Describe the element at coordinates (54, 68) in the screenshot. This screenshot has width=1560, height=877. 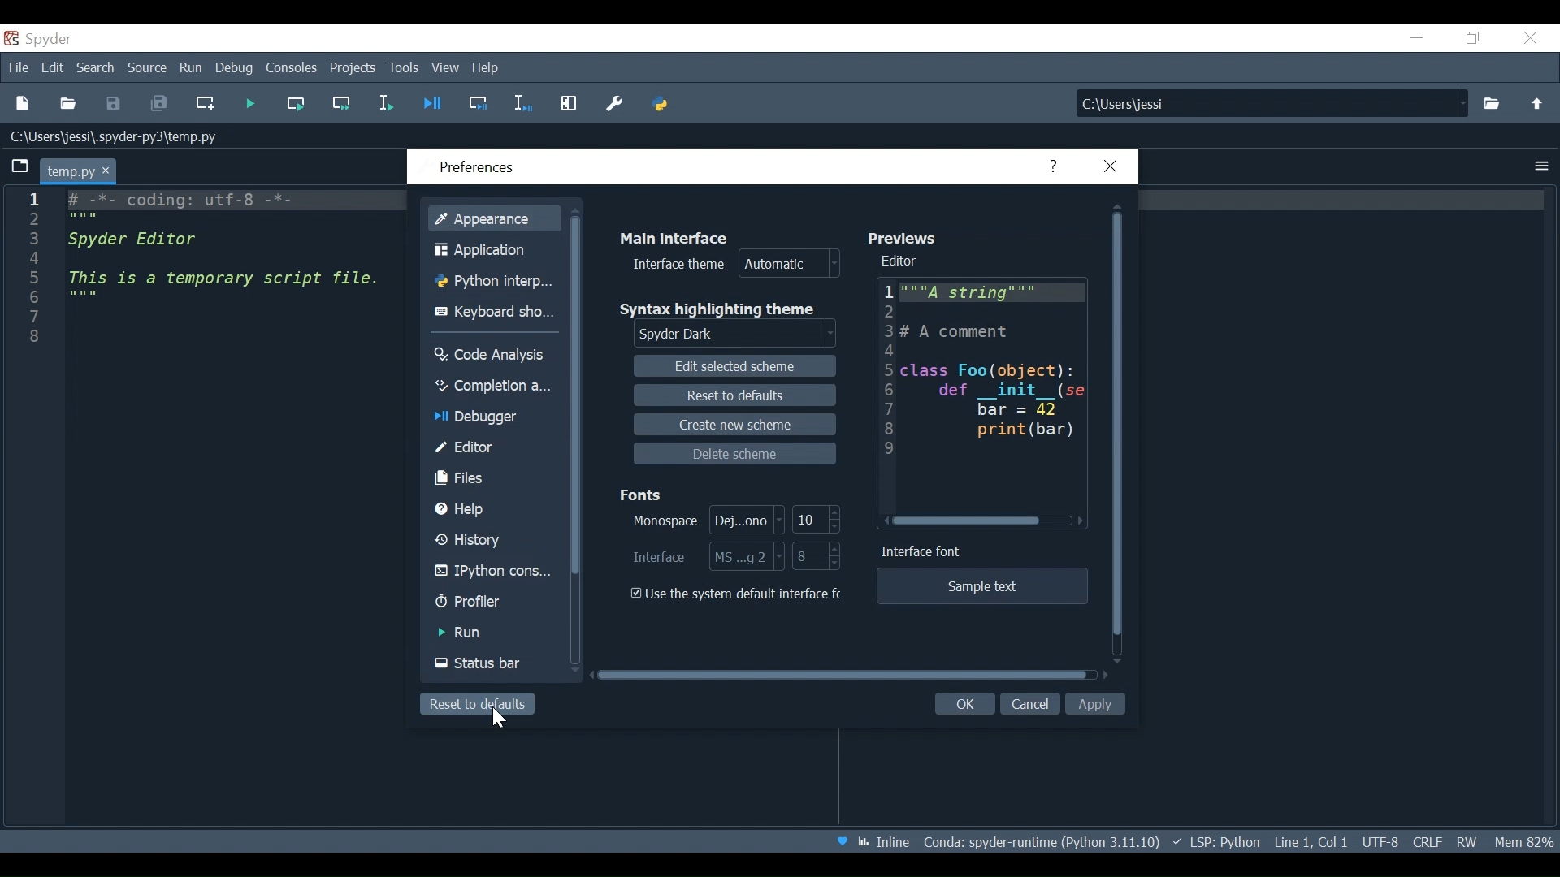
I see `Edit` at that location.